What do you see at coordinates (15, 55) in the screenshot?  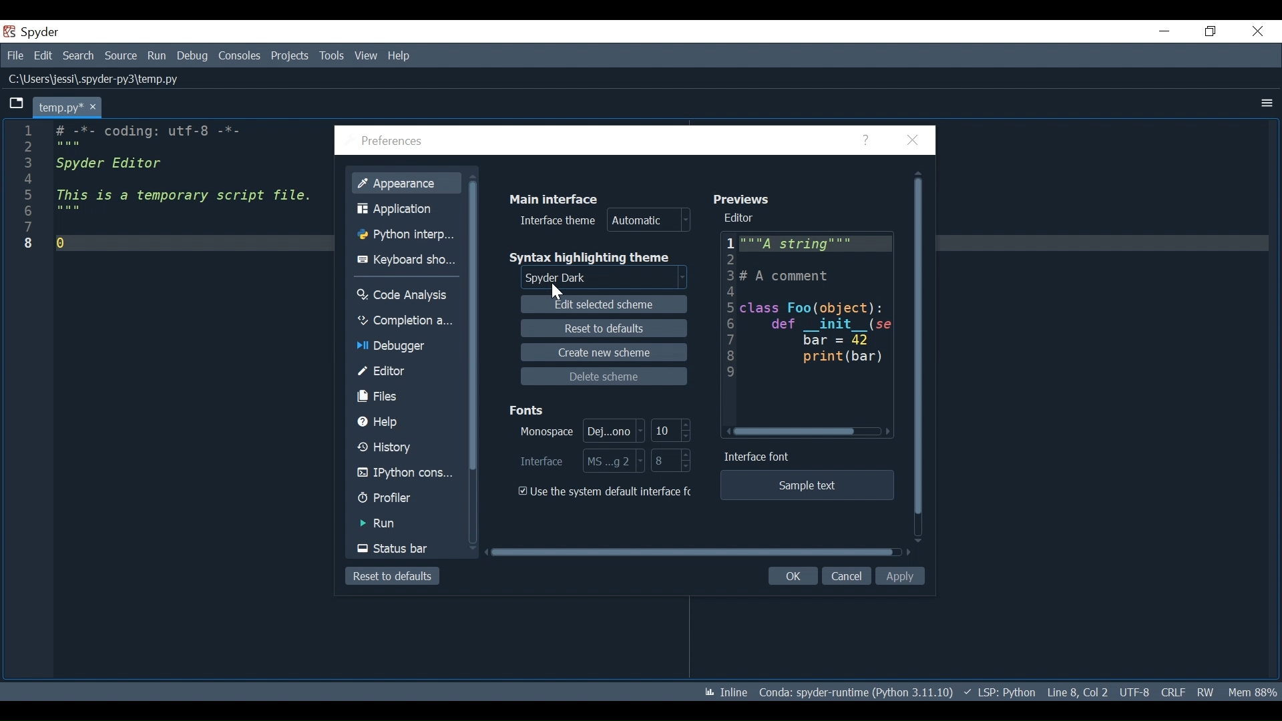 I see `File` at bounding box center [15, 55].